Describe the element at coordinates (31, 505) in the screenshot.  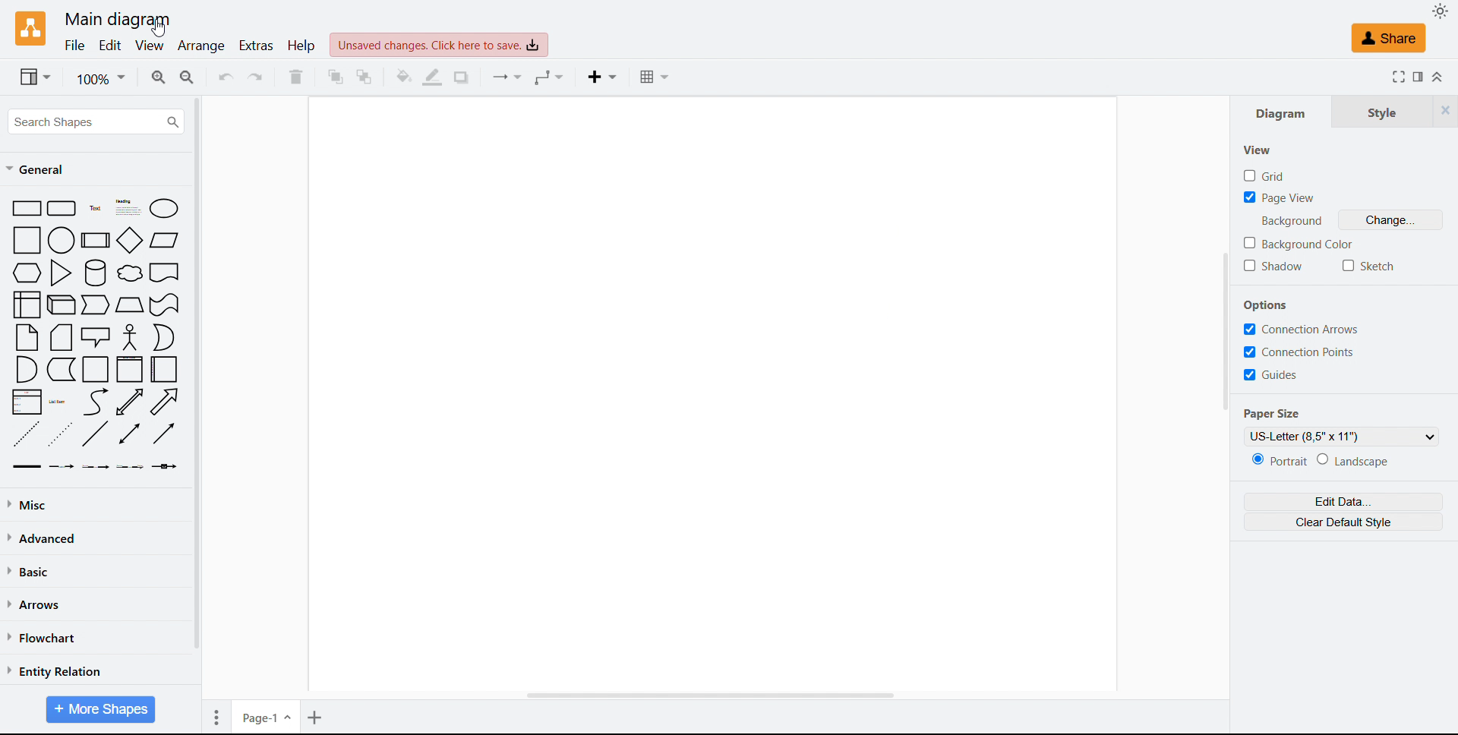
I see `Miscellaneous ` at that location.